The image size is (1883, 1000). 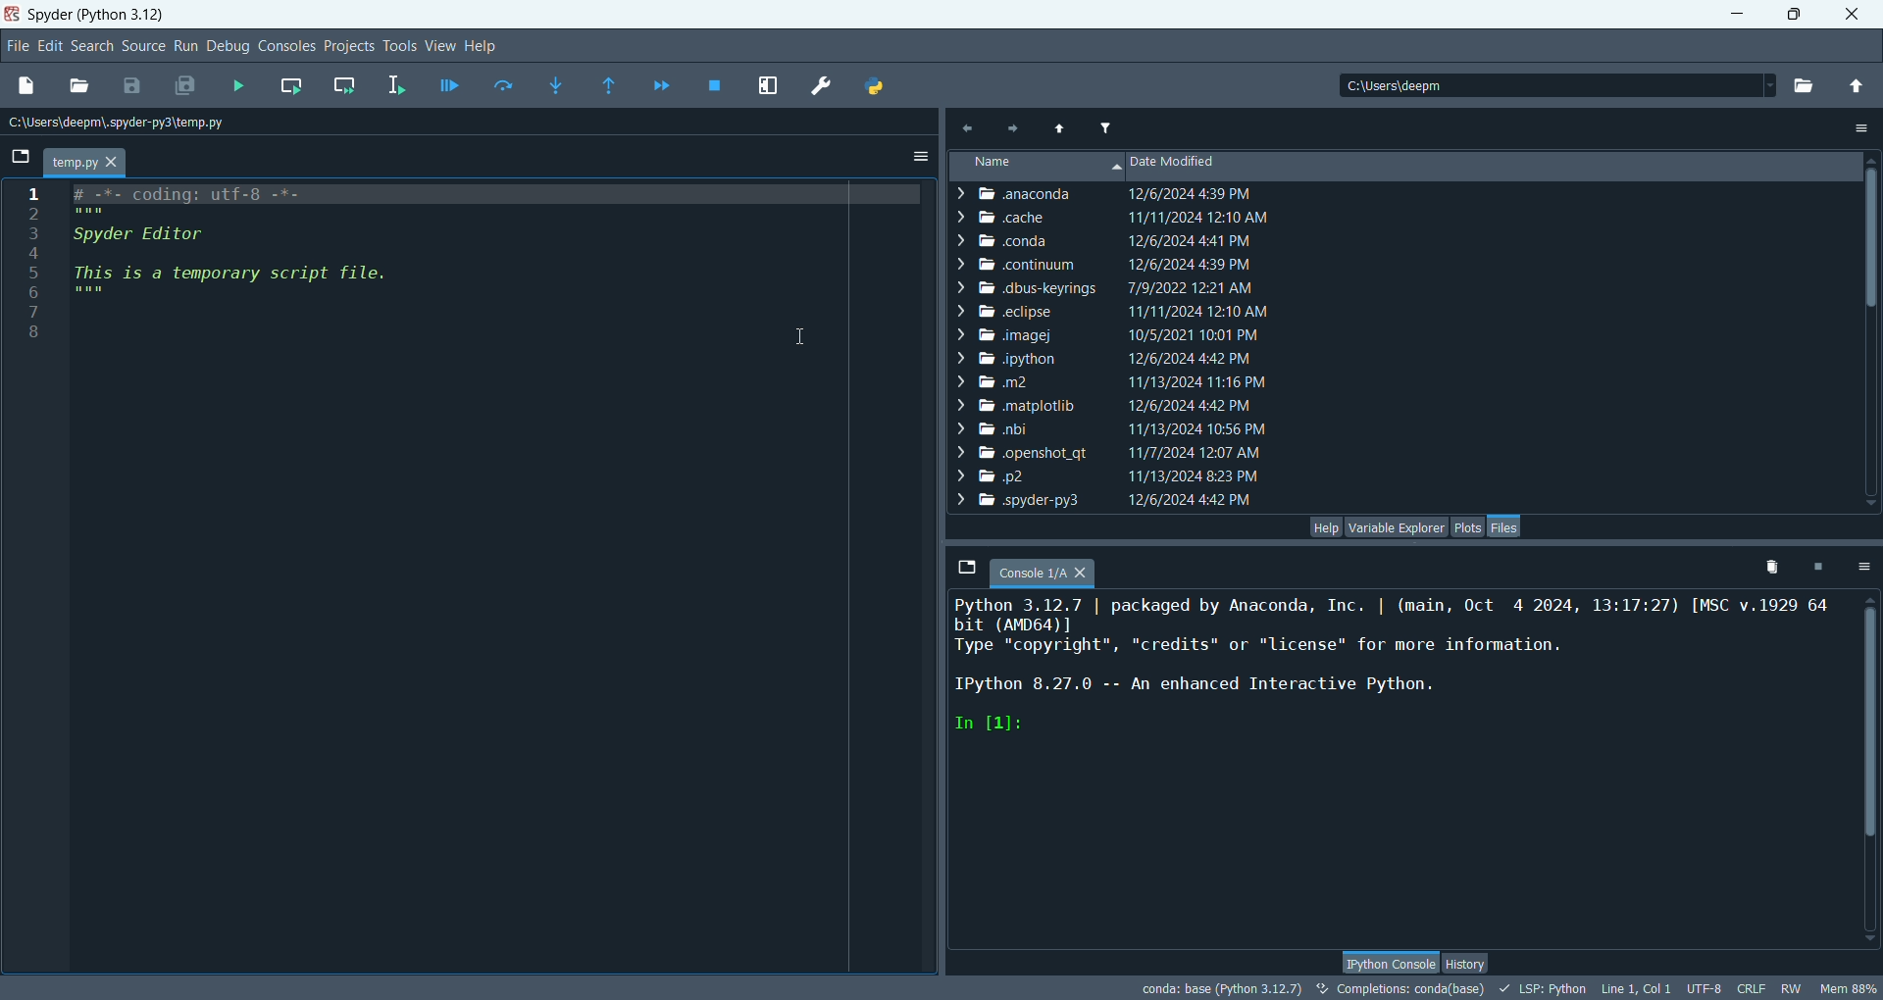 I want to click on preferences, so click(x=816, y=84).